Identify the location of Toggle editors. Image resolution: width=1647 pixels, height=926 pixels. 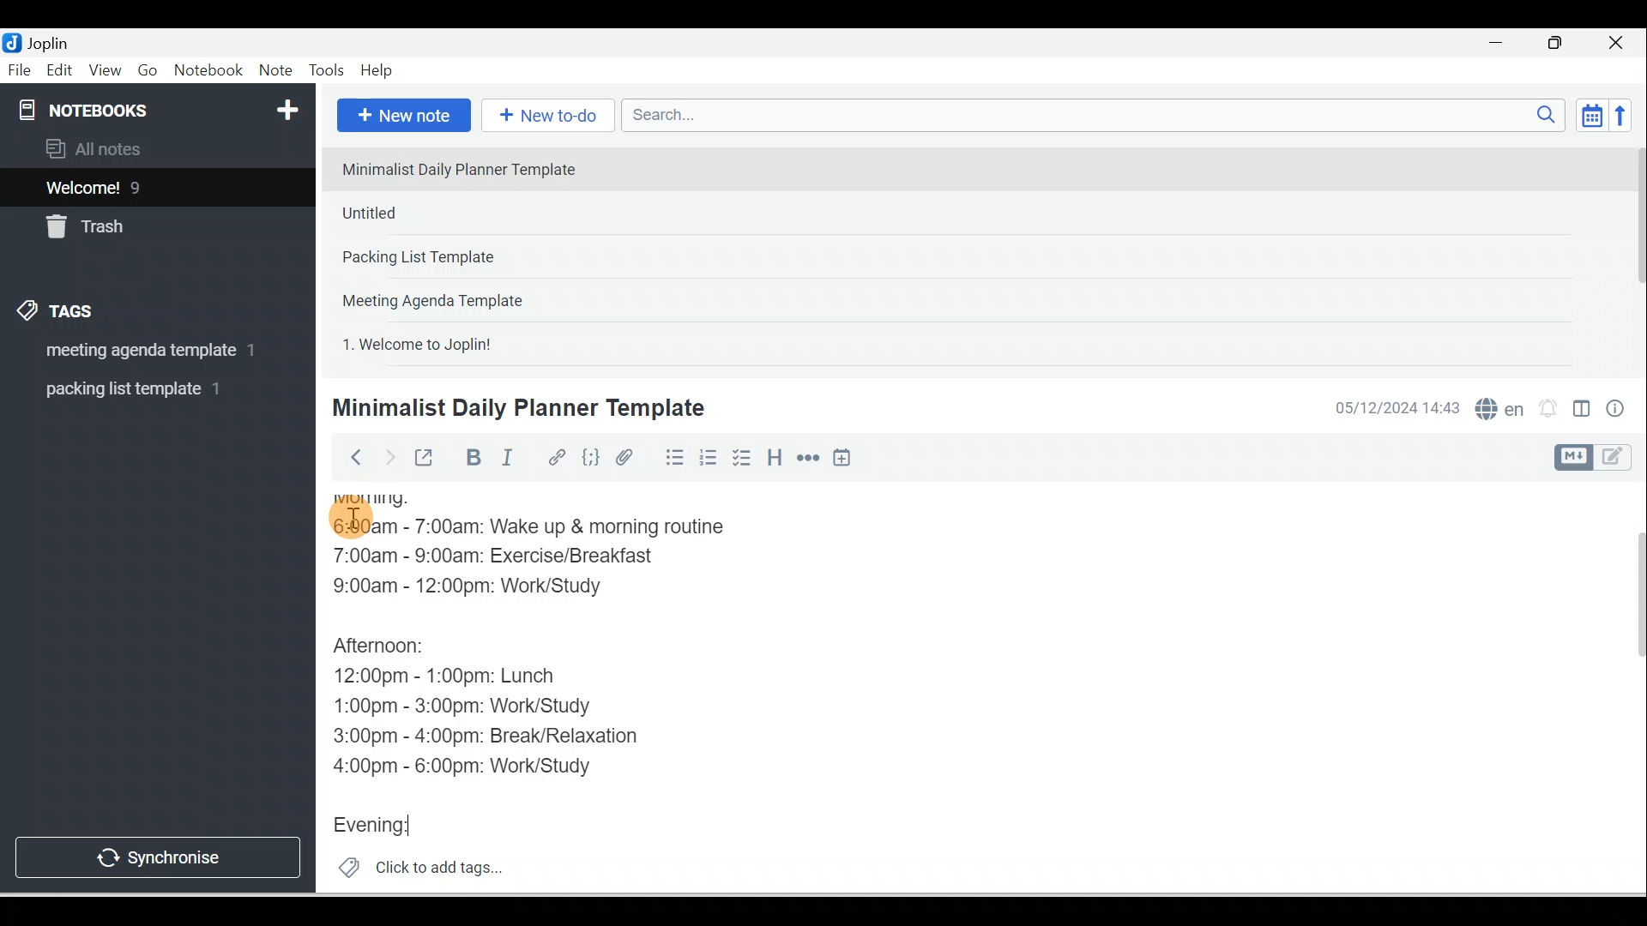
(1582, 412).